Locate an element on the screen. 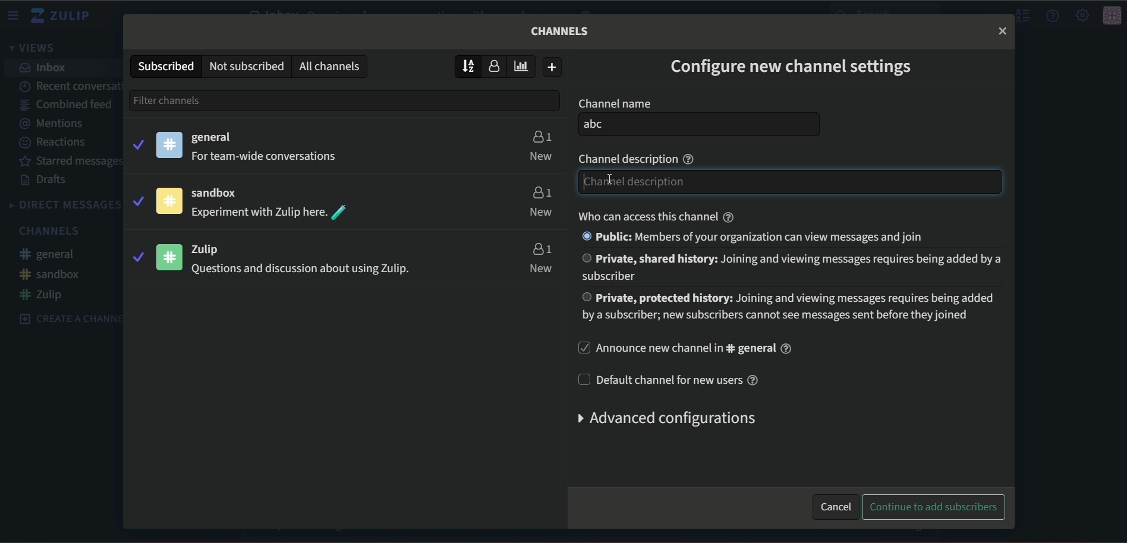 This screenshot has height=543, width=1127. filter channels is located at coordinates (191, 100).